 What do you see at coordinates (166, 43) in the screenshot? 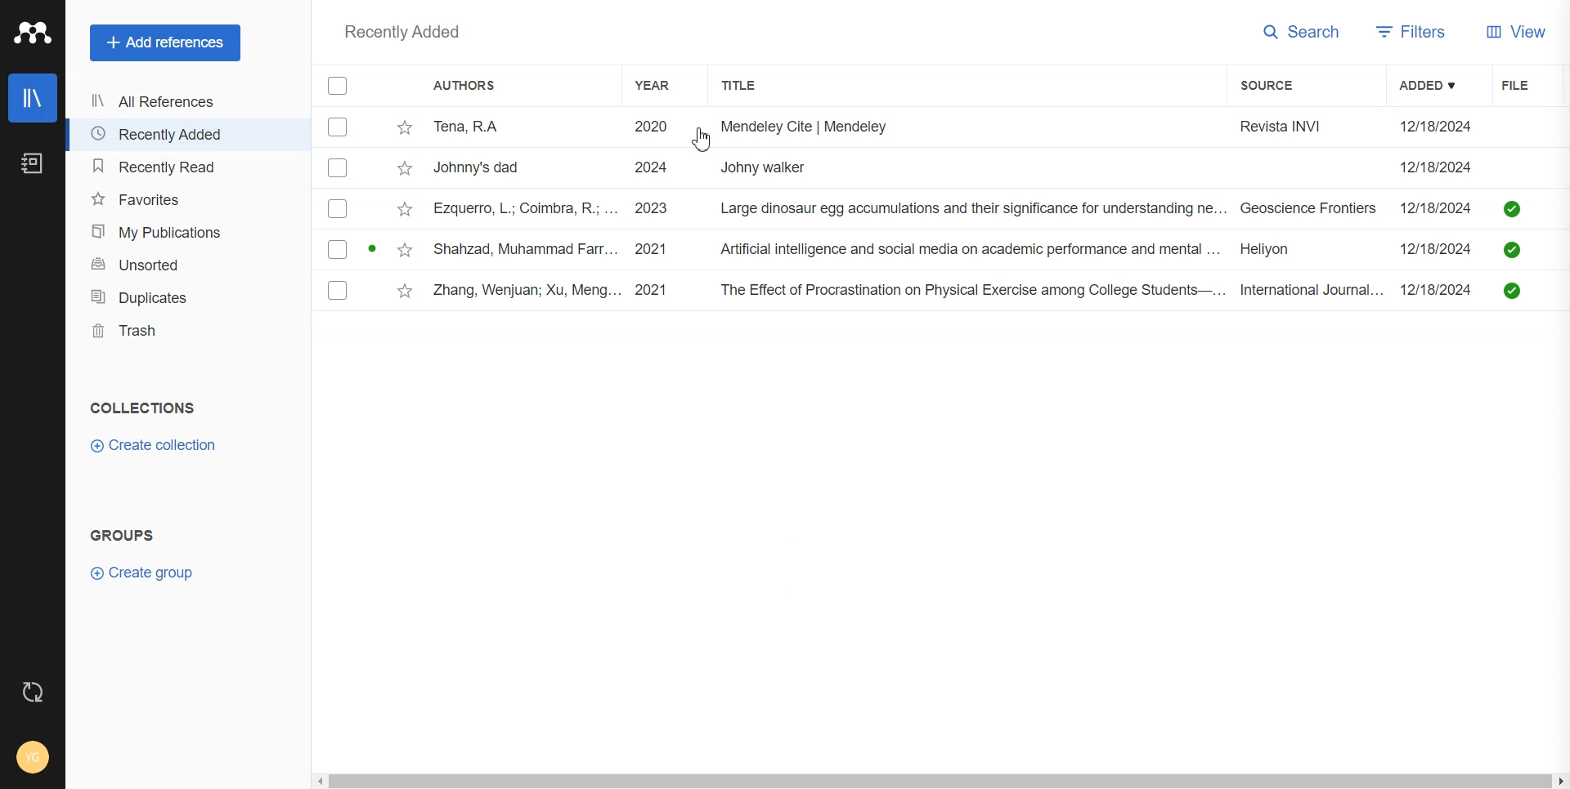
I see `Add References` at bounding box center [166, 43].